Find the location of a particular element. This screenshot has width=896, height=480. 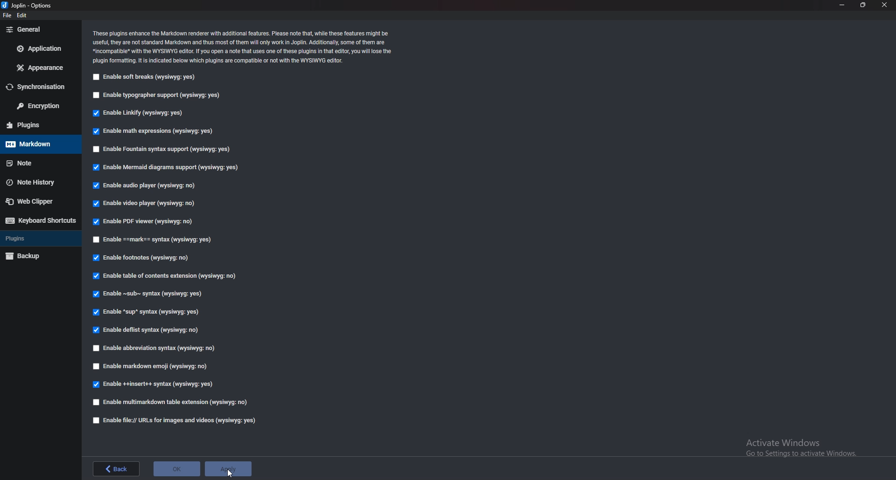

Note history is located at coordinates (42, 182).